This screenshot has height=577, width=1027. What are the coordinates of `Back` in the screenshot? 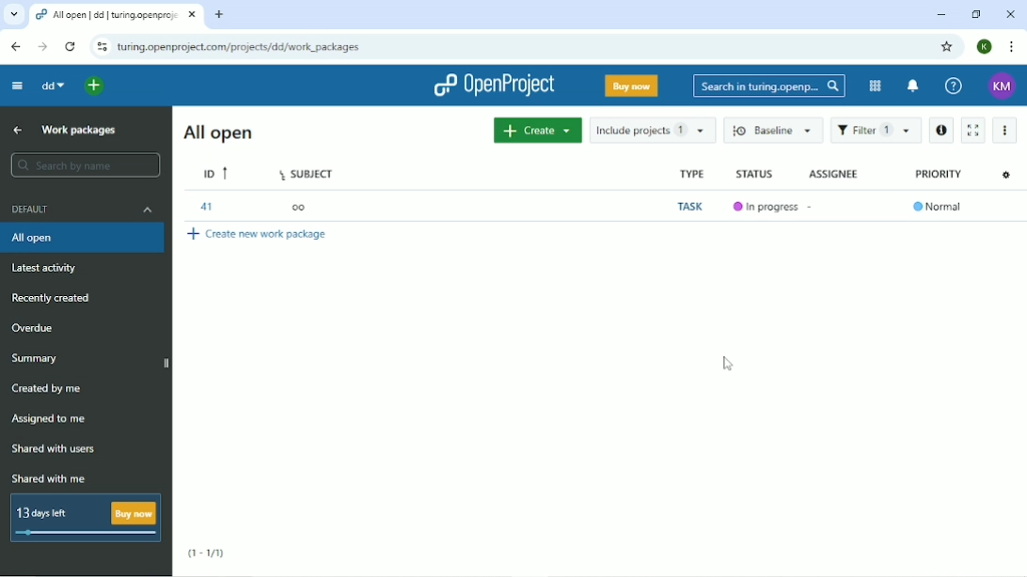 It's located at (15, 46).